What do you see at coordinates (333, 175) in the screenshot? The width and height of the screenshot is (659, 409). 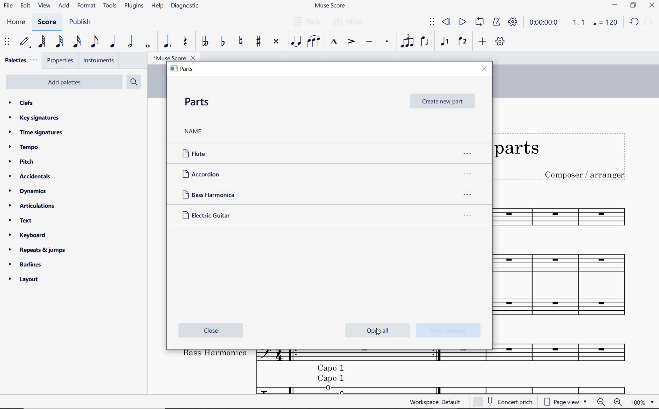 I see `ACCORDION` at bounding box center [333, 175].